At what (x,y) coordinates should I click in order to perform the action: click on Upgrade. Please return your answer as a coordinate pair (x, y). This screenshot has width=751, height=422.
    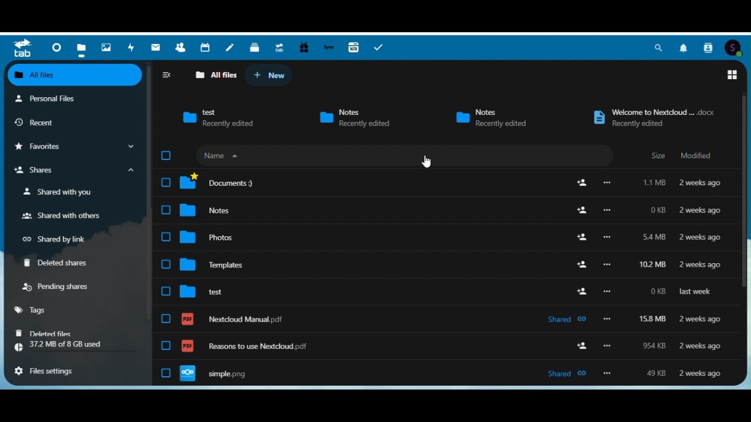
    Looking at the image, I should click on (278, 46).